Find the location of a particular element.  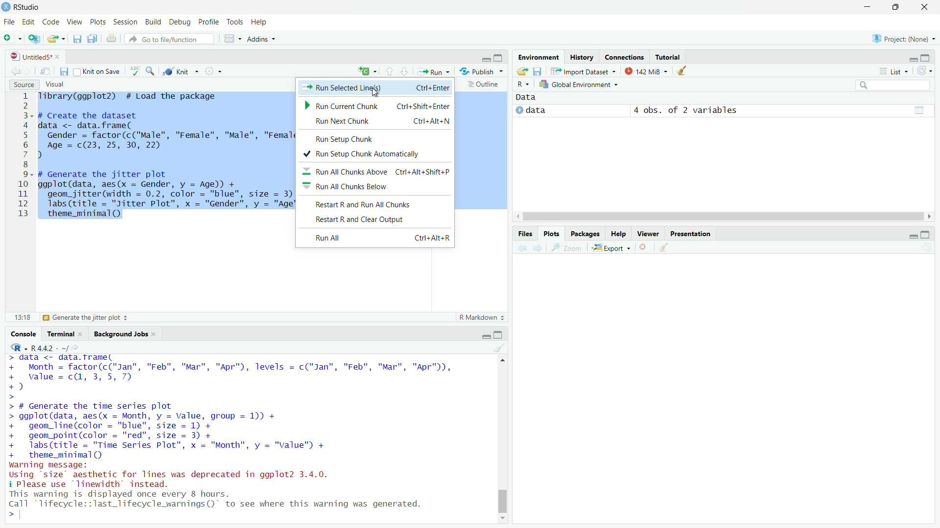

Restart R and Clear Output is located at coordinates (373, 220).